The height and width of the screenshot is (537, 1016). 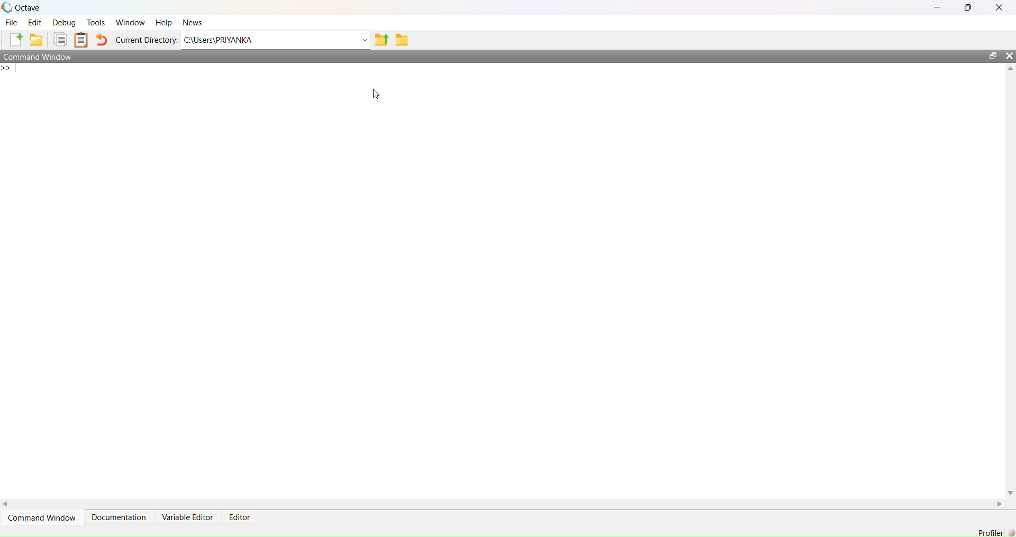 What do you see at coordinates (102, 40) in the screenshot?
I see `Undo` at bounding box center [102, 40].